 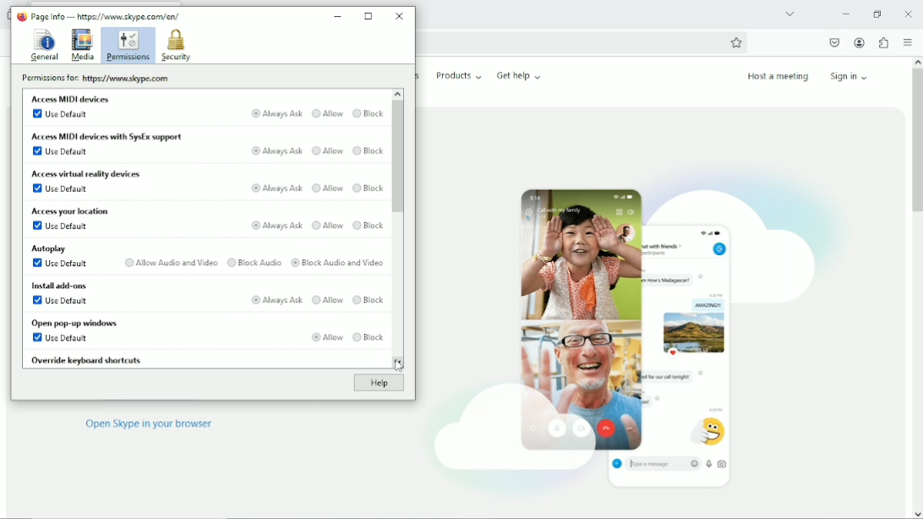 What do you see at coordinates (630, 327) in the screenshot?
I see `Videocall/chat` at bounding box center [630, 327].